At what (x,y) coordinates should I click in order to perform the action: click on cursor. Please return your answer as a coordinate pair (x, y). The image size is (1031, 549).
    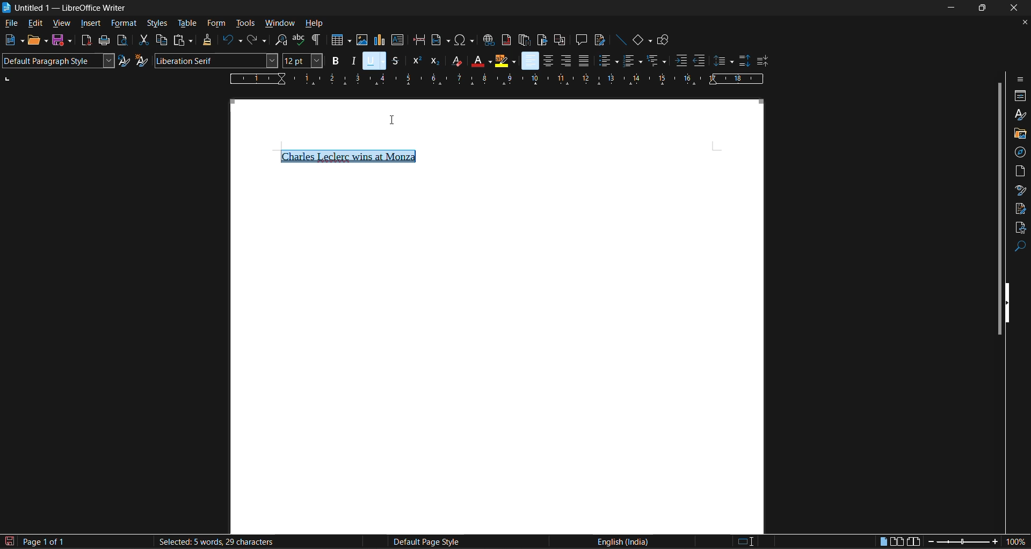
    Looking at the image, I should click on (395, 120).